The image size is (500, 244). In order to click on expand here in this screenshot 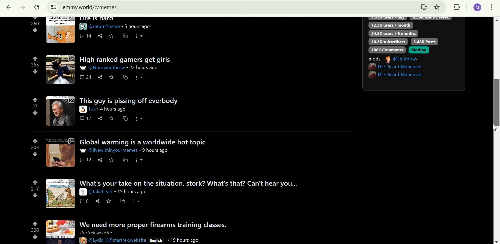, I will do `click(60, 30)`.